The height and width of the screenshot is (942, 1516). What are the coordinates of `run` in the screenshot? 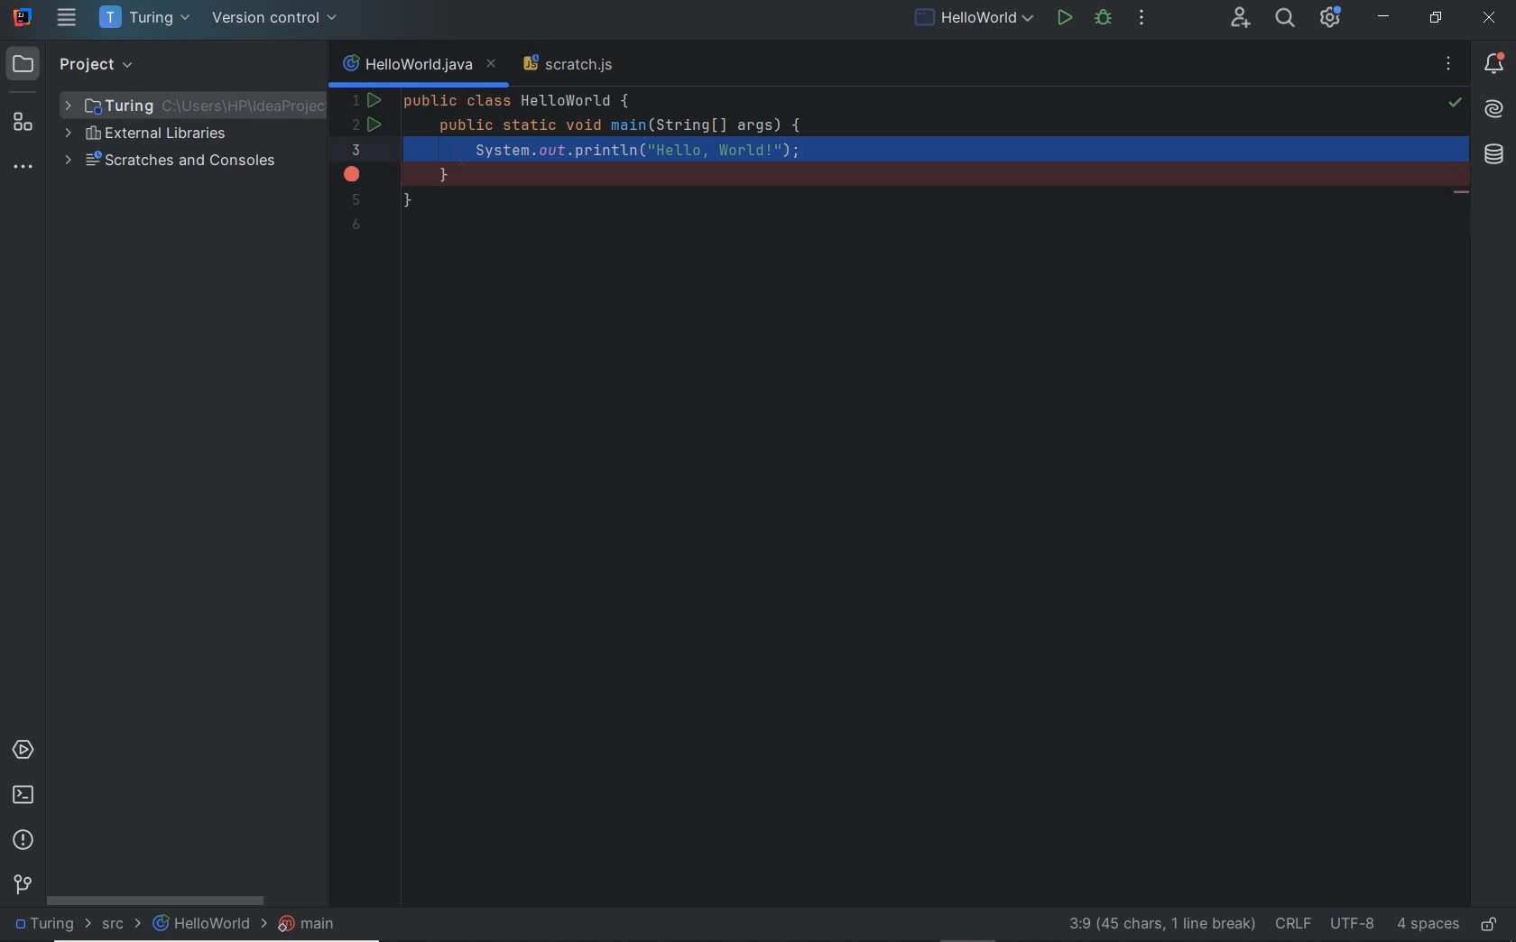 It's located at (1064, 18).